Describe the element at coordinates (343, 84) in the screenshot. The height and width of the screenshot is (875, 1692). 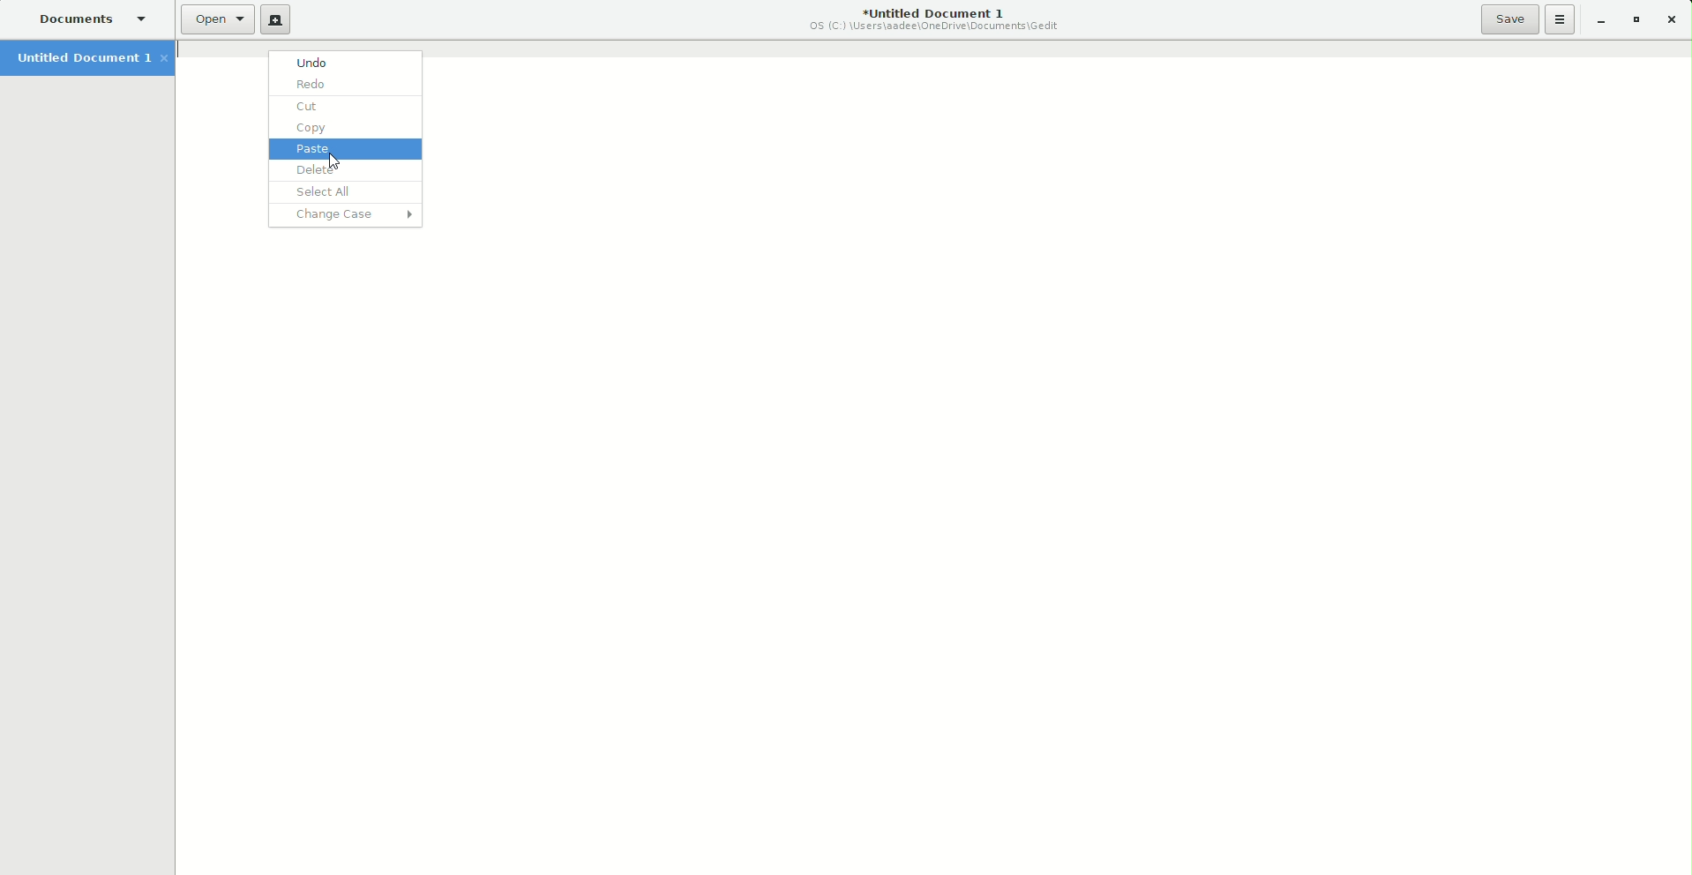
I see `Redo` at that location.